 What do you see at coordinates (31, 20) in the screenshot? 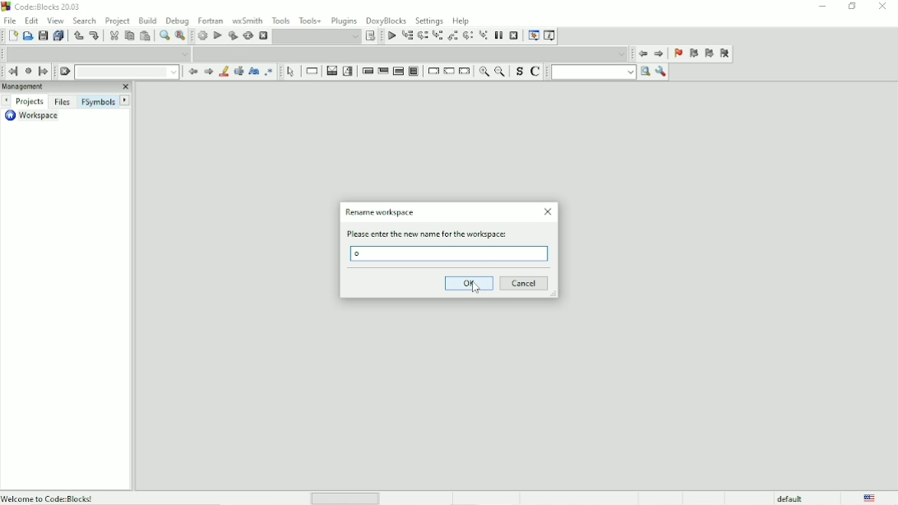
I see `Edit` at bounding box center [31, 20].